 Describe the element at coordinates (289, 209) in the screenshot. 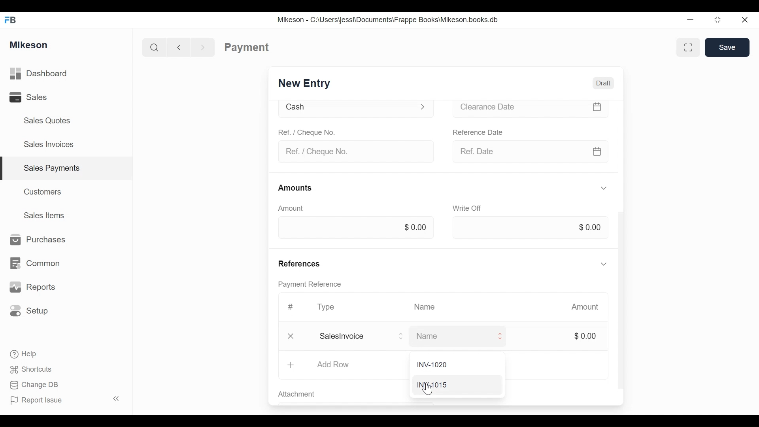

I see `Amount` at that location.